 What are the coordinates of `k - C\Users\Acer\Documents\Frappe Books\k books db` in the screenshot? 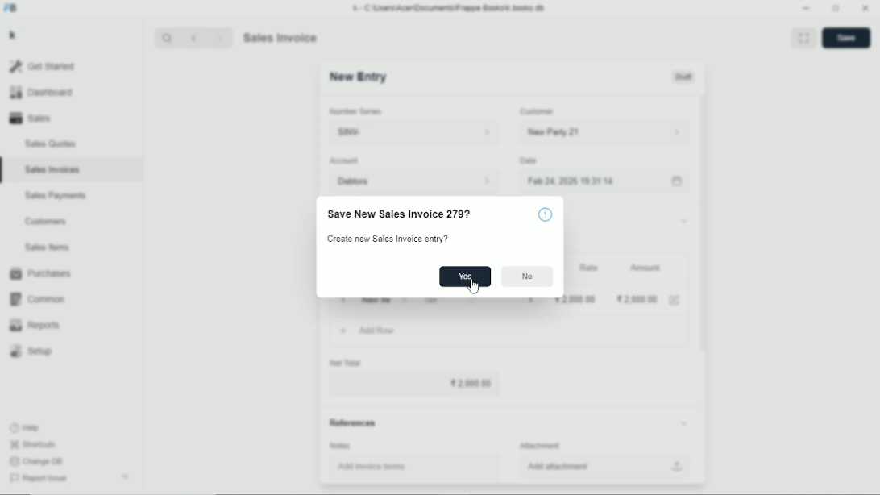 It's located at (450, 7).